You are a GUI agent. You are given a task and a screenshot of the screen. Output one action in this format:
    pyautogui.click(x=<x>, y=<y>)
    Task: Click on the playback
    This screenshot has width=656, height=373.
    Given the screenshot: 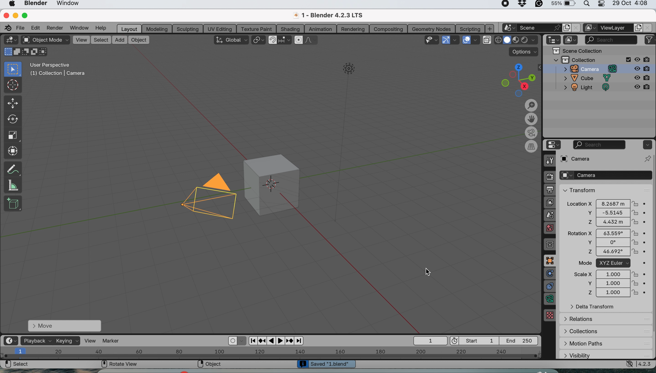 What is the action you would take?
    pyautogui.click(x=37, y=340)
    